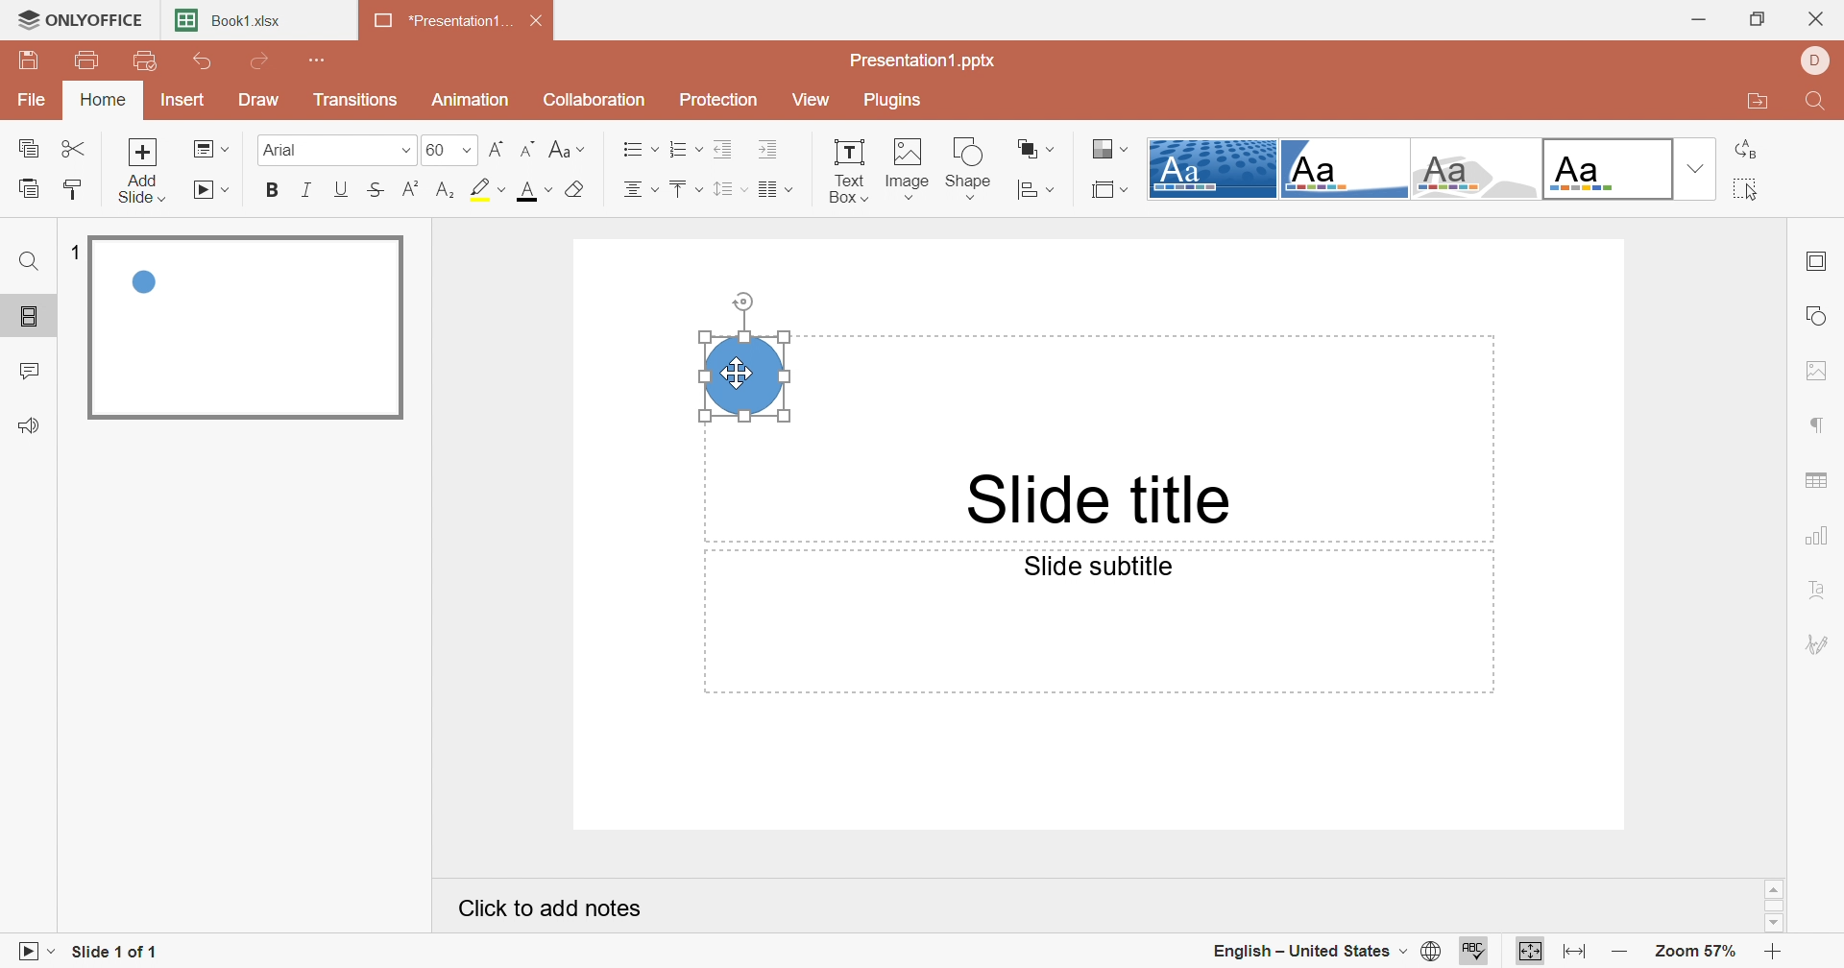 The width and height of the screenshot is (1844, 968). I want to click on Horizontal align, so click(639, 148).